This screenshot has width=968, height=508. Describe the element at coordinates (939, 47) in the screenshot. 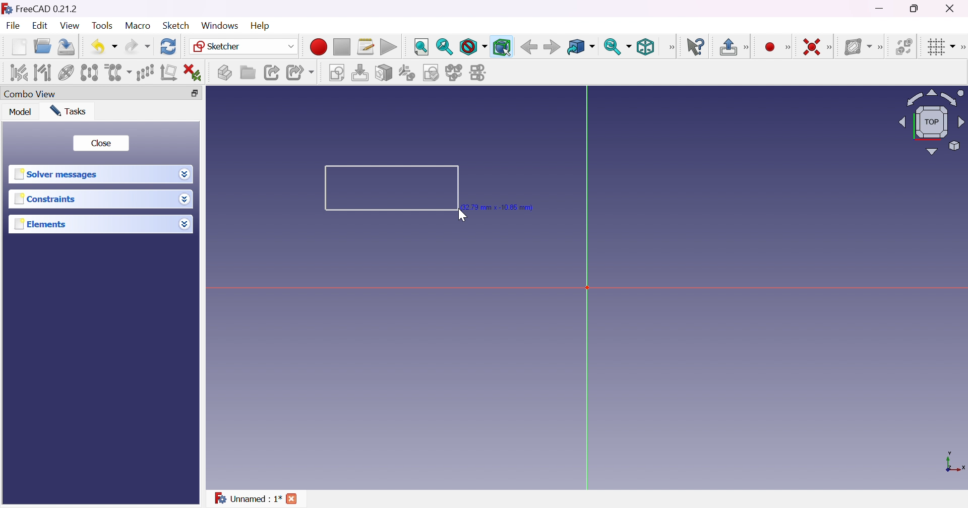

I see `Toggle grid` at that location.